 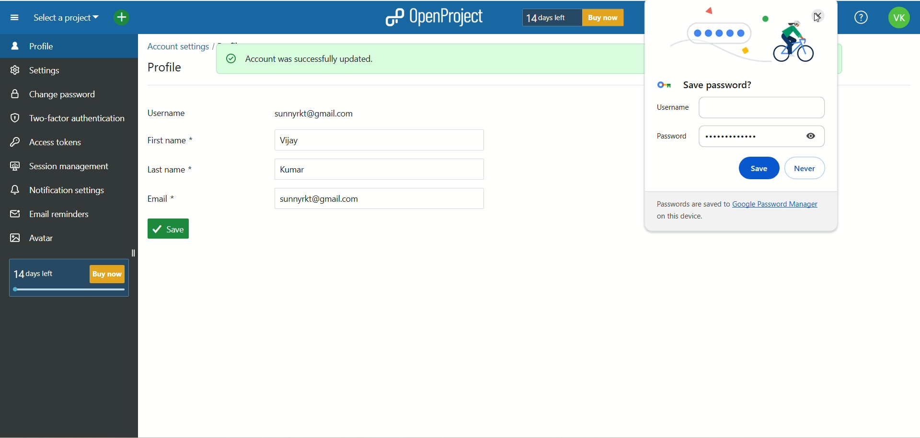 I want to click on ussername, so click(x=299, y=112).